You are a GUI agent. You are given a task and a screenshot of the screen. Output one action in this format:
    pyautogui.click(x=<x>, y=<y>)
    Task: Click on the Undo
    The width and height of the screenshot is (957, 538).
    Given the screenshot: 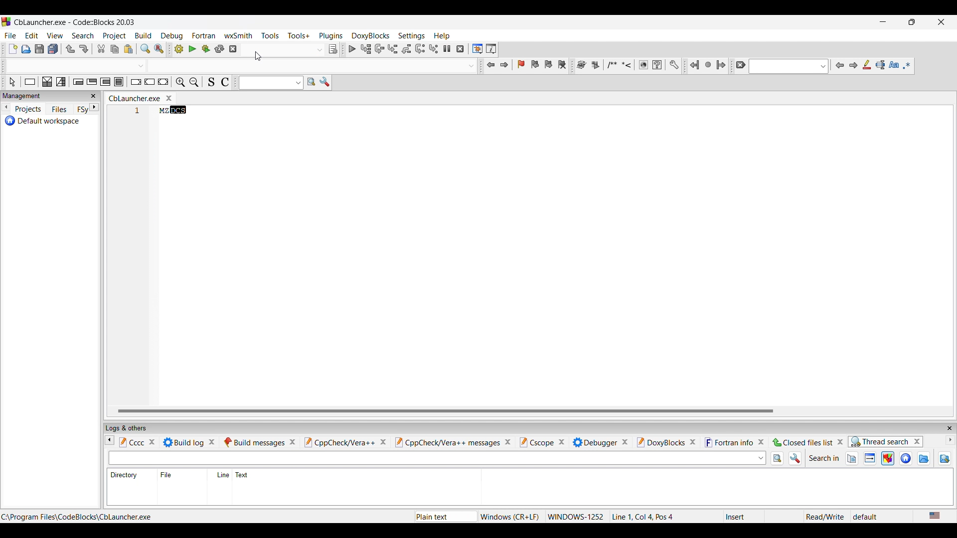 What is the action you would take?
    pyautogui.click(x=70, y=49)
    